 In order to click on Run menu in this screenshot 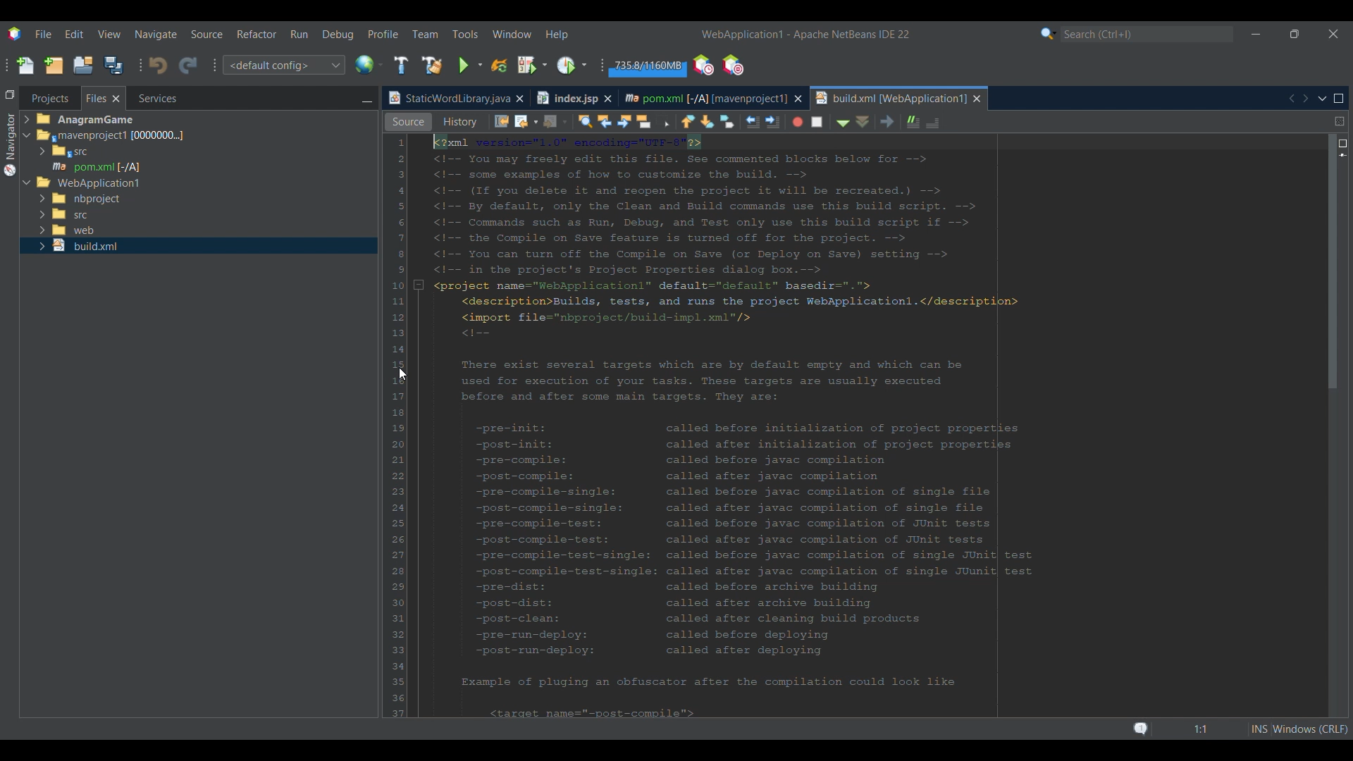, I will do `click(299, 34)`.